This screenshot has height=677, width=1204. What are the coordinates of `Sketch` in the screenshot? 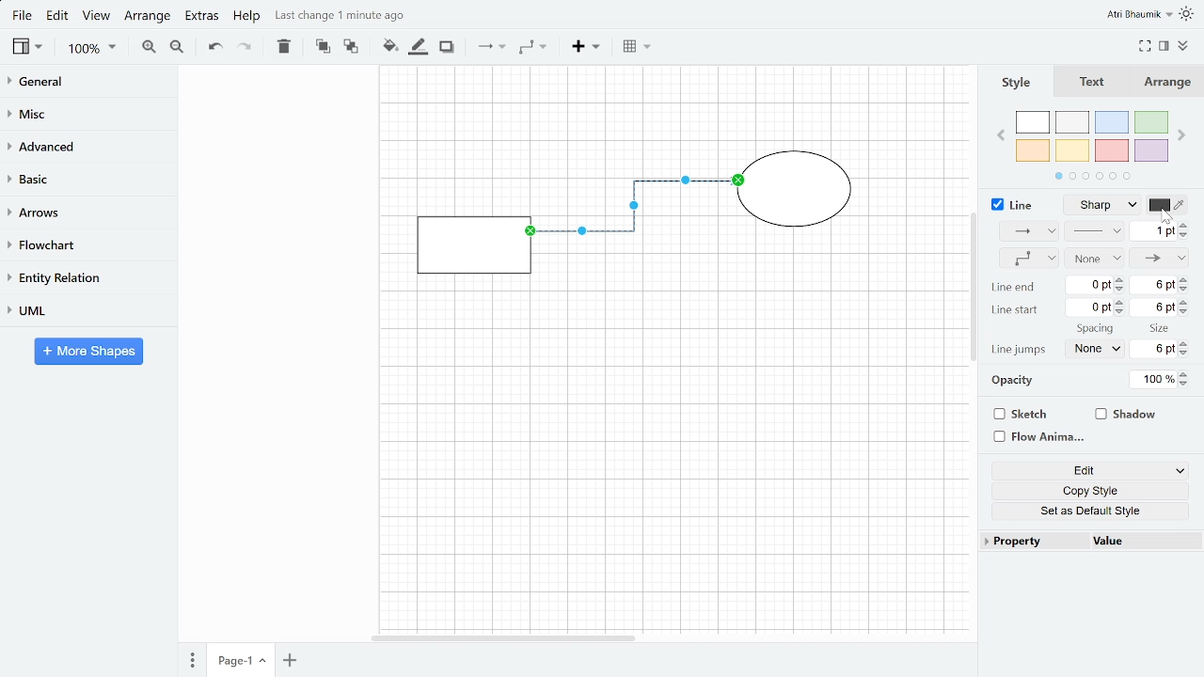 It's located at (1035, 414).